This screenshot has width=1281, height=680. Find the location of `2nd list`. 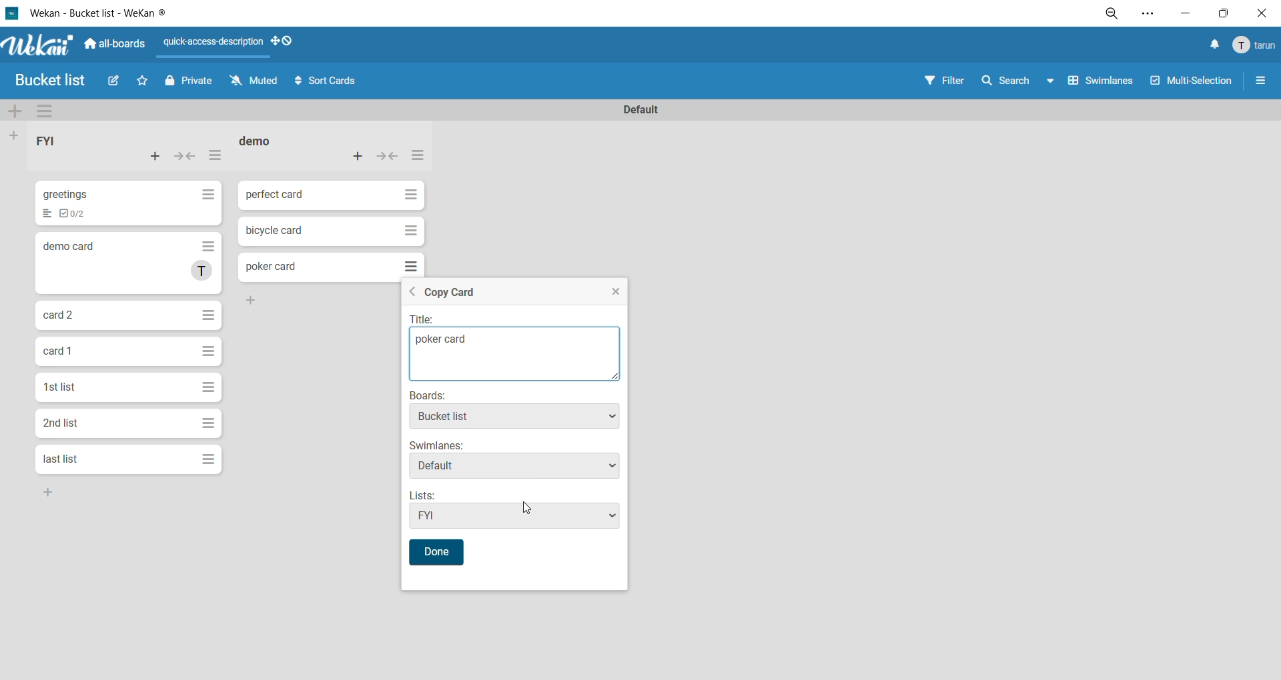

2nd list is located at coordinates (64, 421).